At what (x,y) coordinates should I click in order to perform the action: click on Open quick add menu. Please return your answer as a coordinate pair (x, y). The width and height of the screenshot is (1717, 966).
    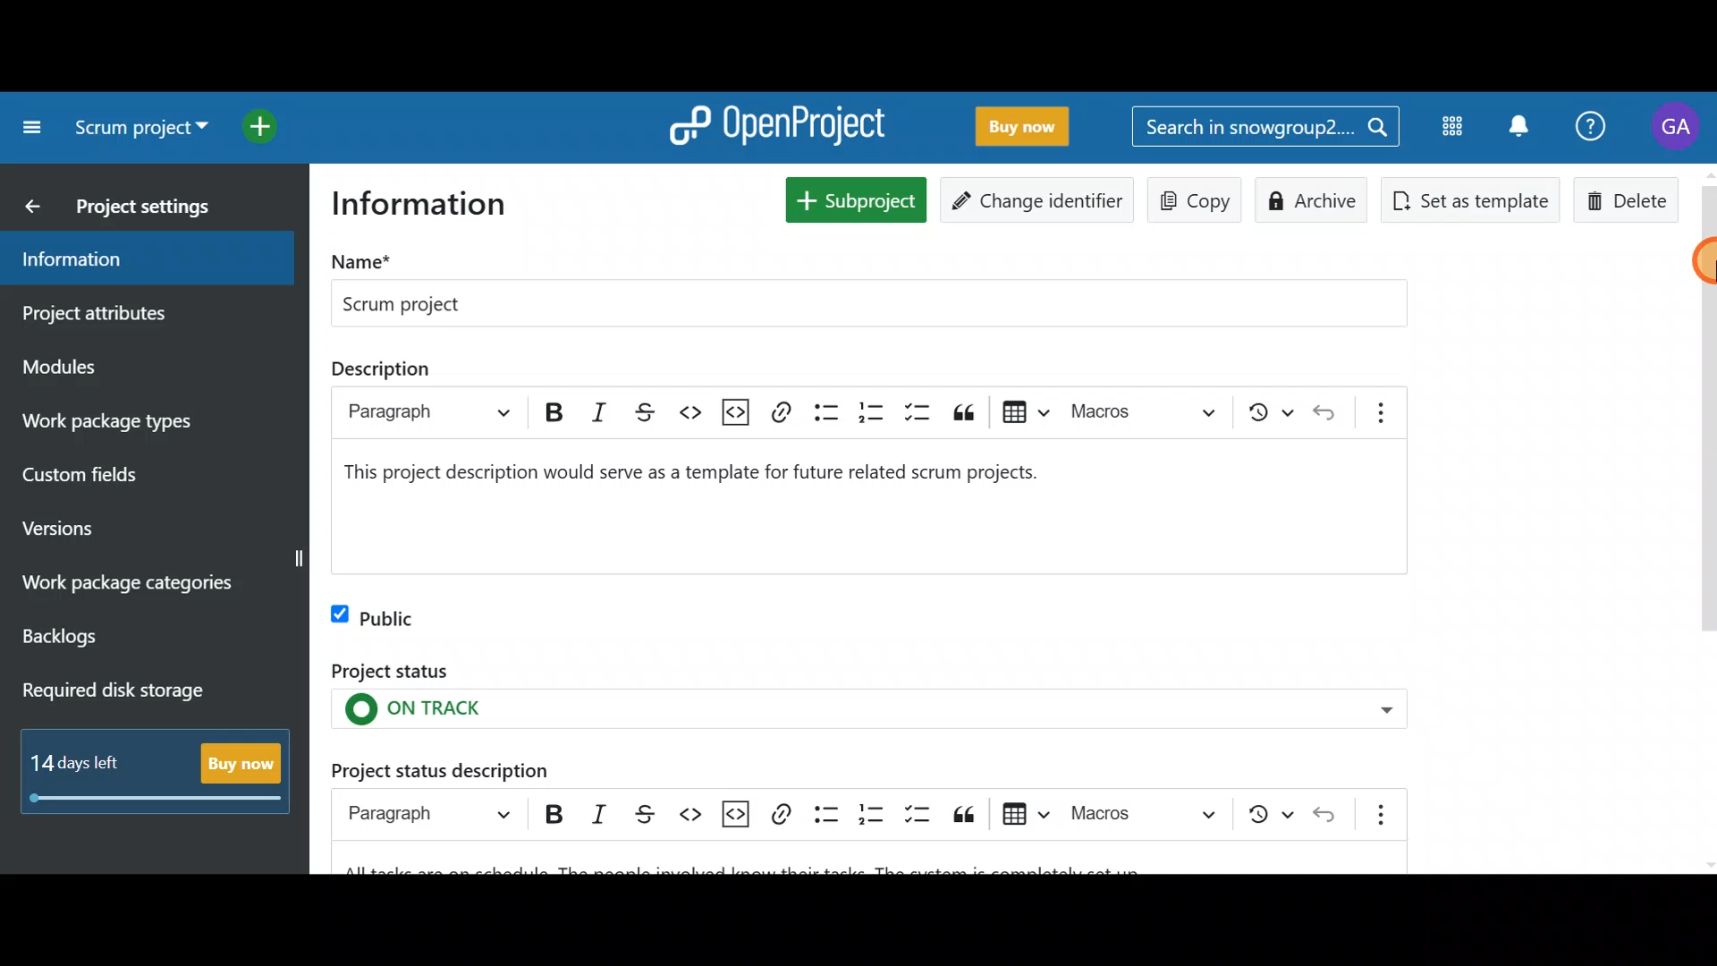
    Looking at the image, I should click on (277, 128).